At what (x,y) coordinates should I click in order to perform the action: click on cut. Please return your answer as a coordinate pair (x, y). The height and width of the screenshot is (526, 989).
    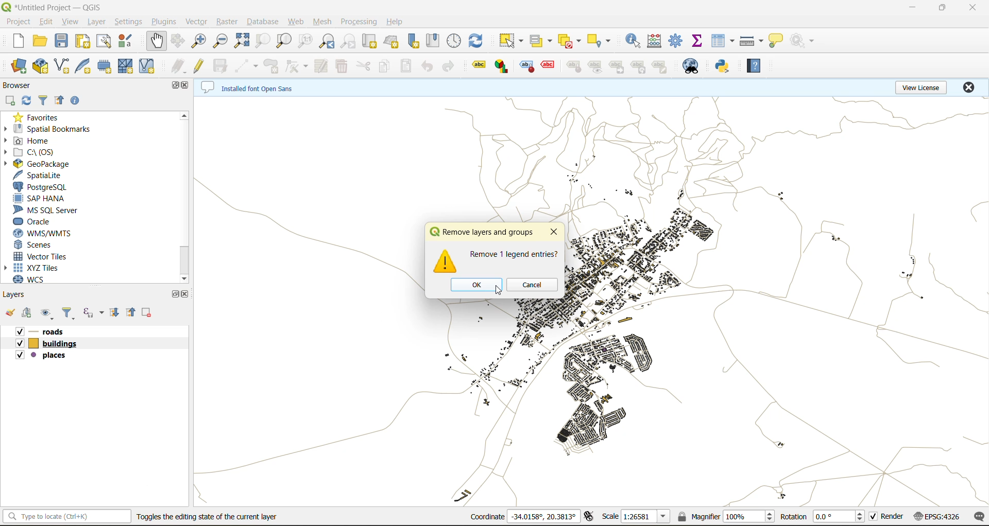
    Looking at the image, I should click on (361, 66).